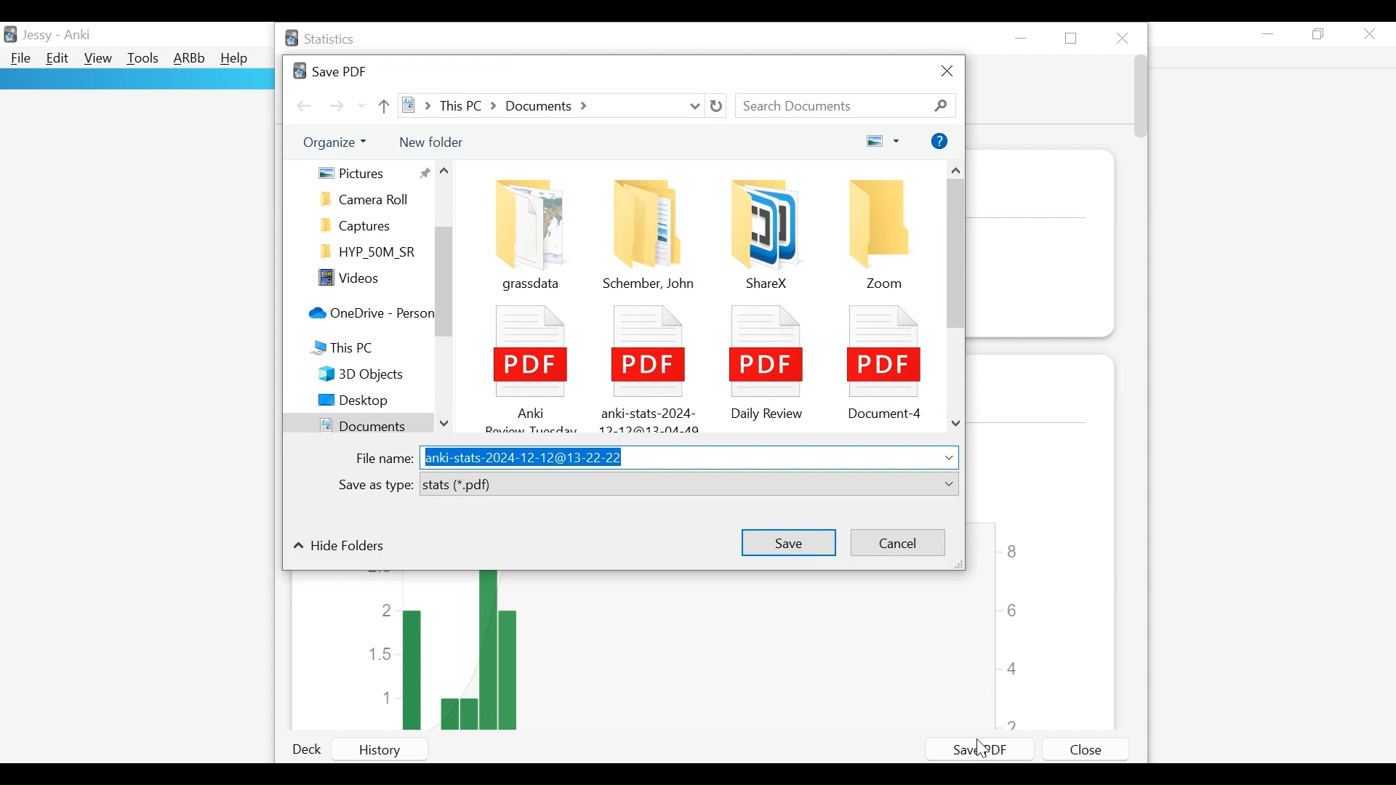 The image size is (1396, 785). What do you see at coordinates (552, 105) in the screenshot?
I see `File Path` at bounding box center [552, 105].